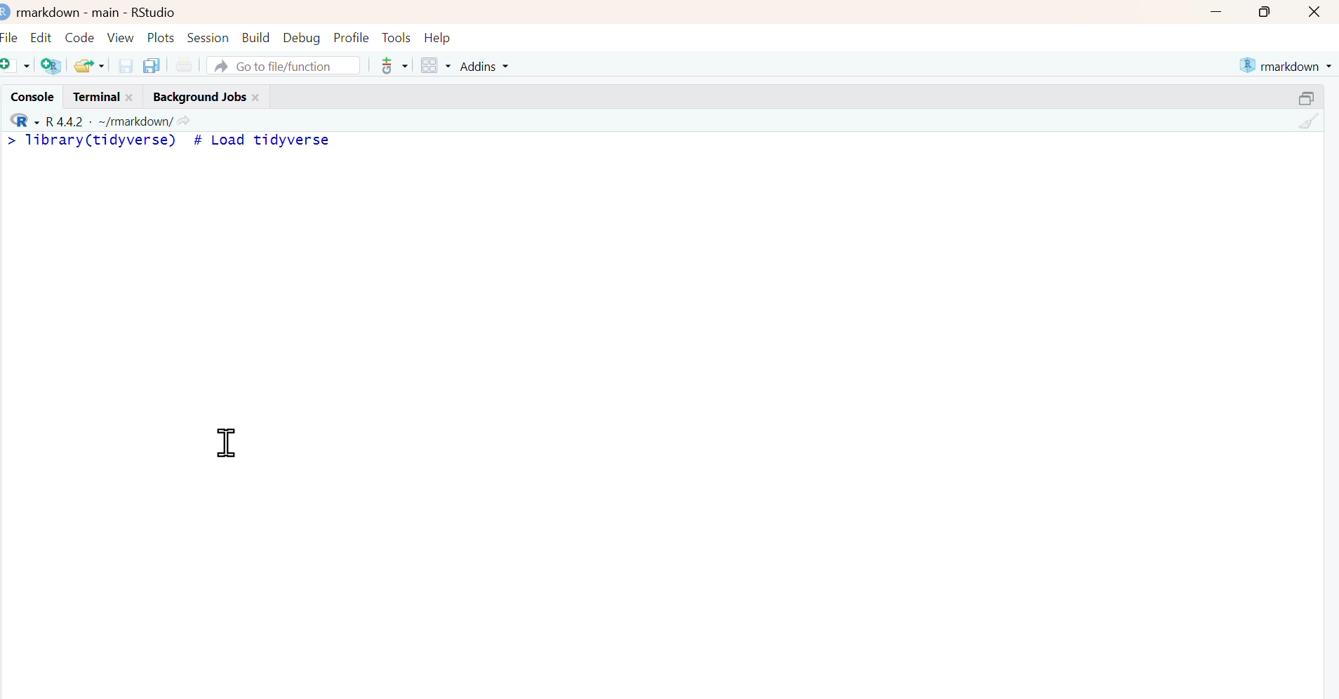 The width and height of the screenshot is (1339, 699). I want to click on markdown - main -, so click(69, 11).